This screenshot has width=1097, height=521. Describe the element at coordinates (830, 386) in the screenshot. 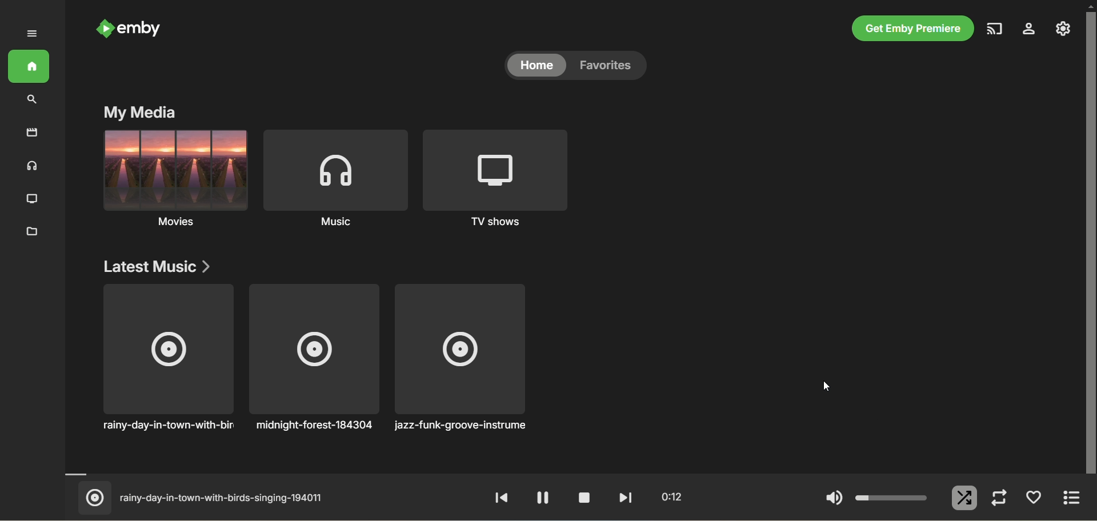

I see `cursor` at that location.